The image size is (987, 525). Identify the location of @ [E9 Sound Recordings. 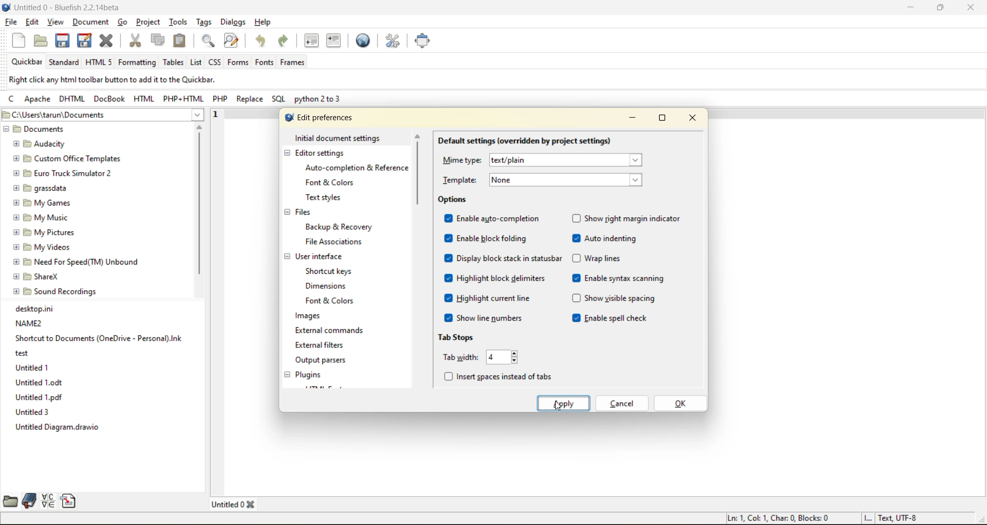
(57, 291).